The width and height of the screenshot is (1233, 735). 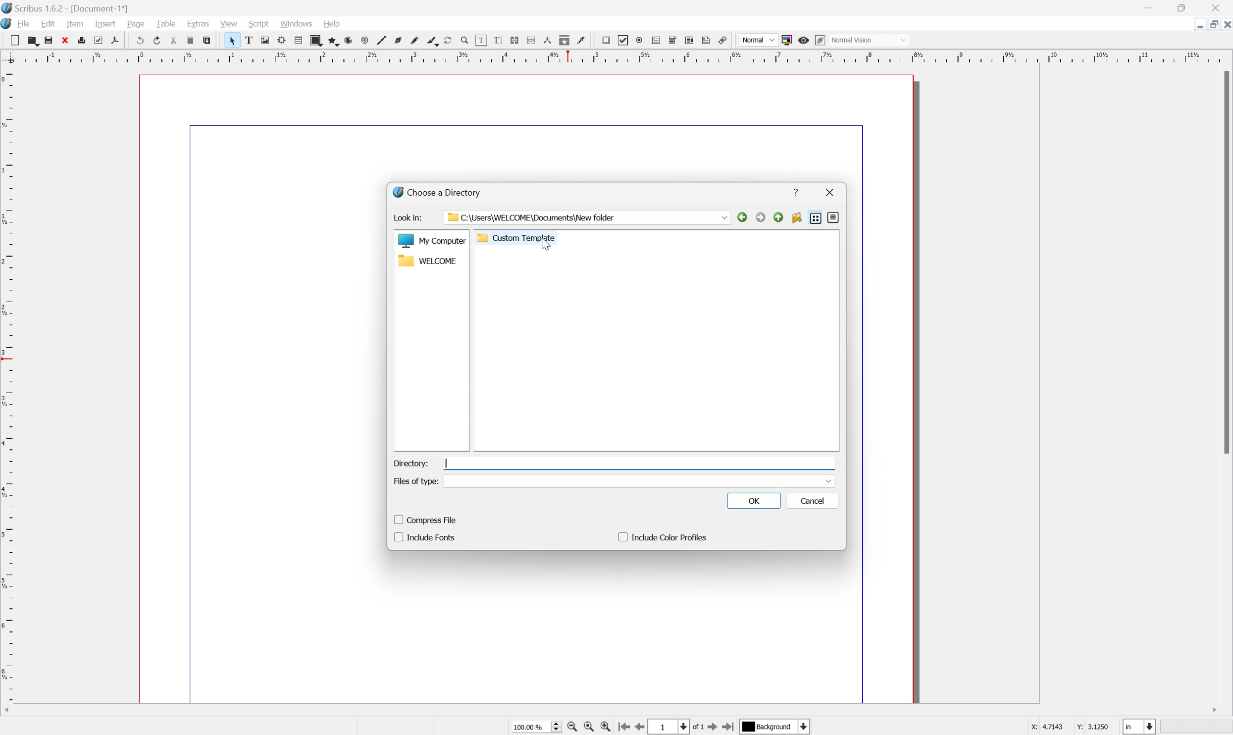 What do you see at coordinates (26, 23) in the screenshot?
I see `file` at bounding box center [26, 23].